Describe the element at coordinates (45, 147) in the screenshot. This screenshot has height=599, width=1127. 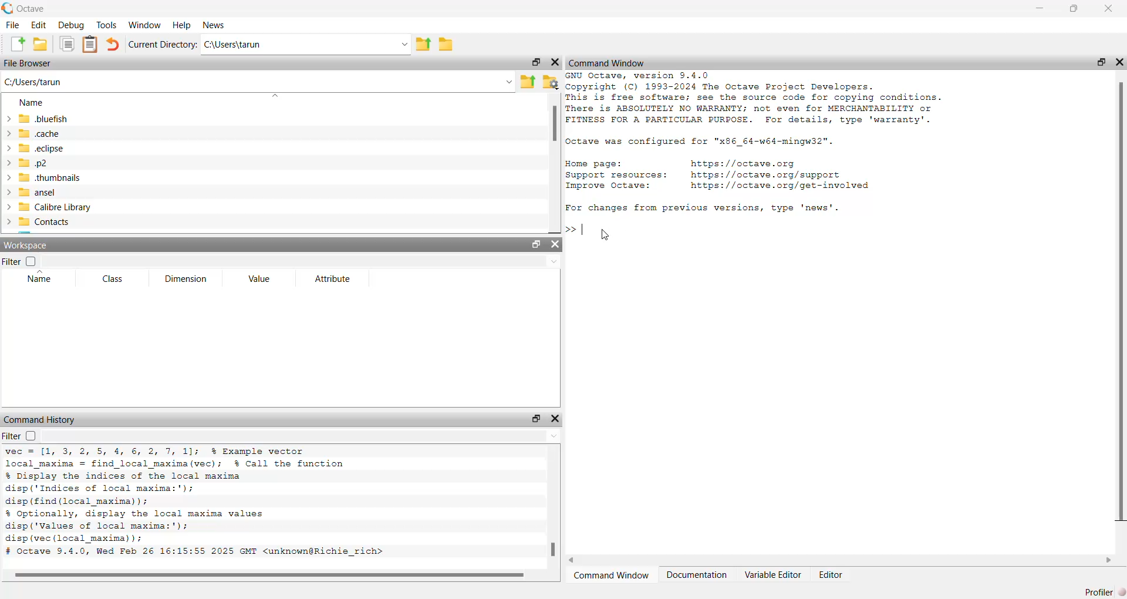
I see `.eclipse` at that location.